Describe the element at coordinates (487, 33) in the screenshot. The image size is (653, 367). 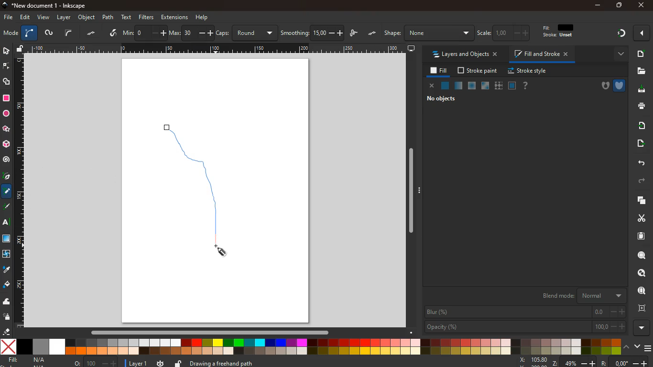
I see `edit` at that location.